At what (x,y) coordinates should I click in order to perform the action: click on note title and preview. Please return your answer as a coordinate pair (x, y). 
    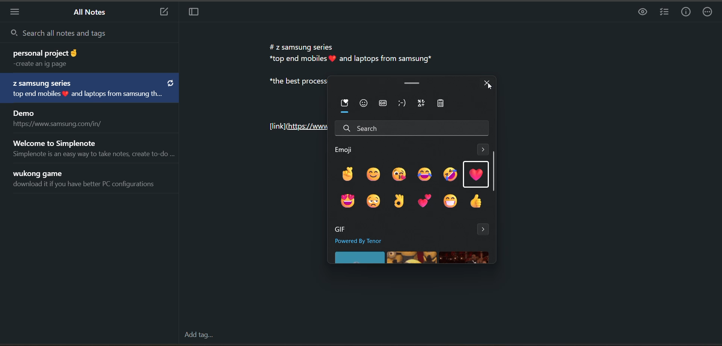
    Looking at the image, I should click on (92, 148).